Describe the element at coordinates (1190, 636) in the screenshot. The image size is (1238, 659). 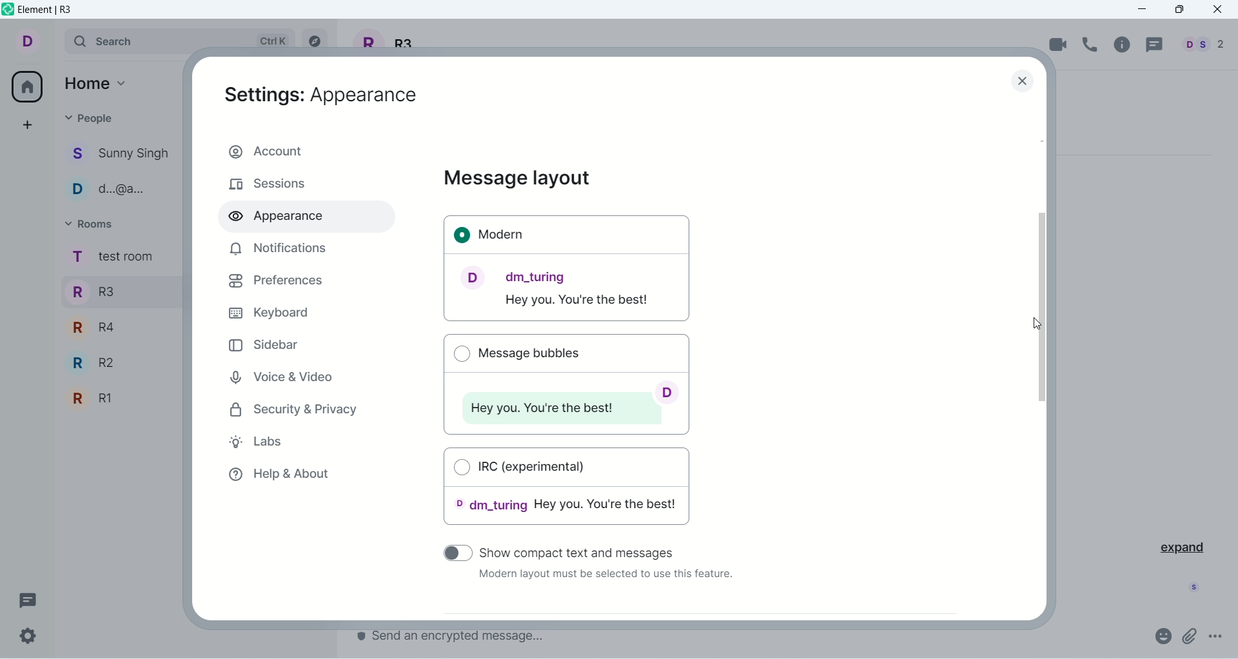
I see `attachment` at that location.